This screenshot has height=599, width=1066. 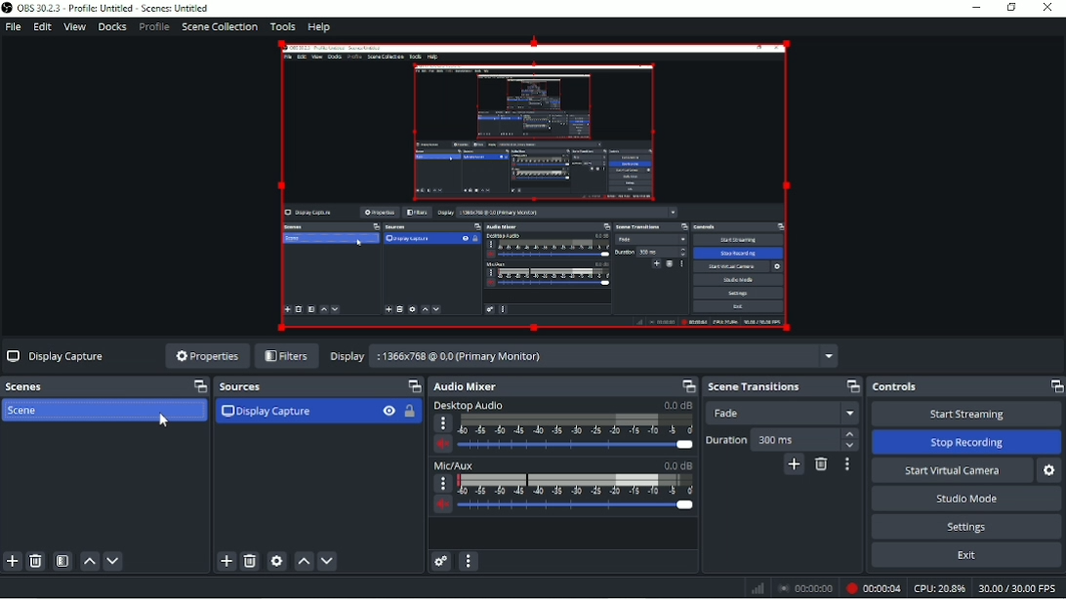 What do you see at coordinates (26, 410) in the screenshot?
I see `Scene` at bounding box center [26, 410].